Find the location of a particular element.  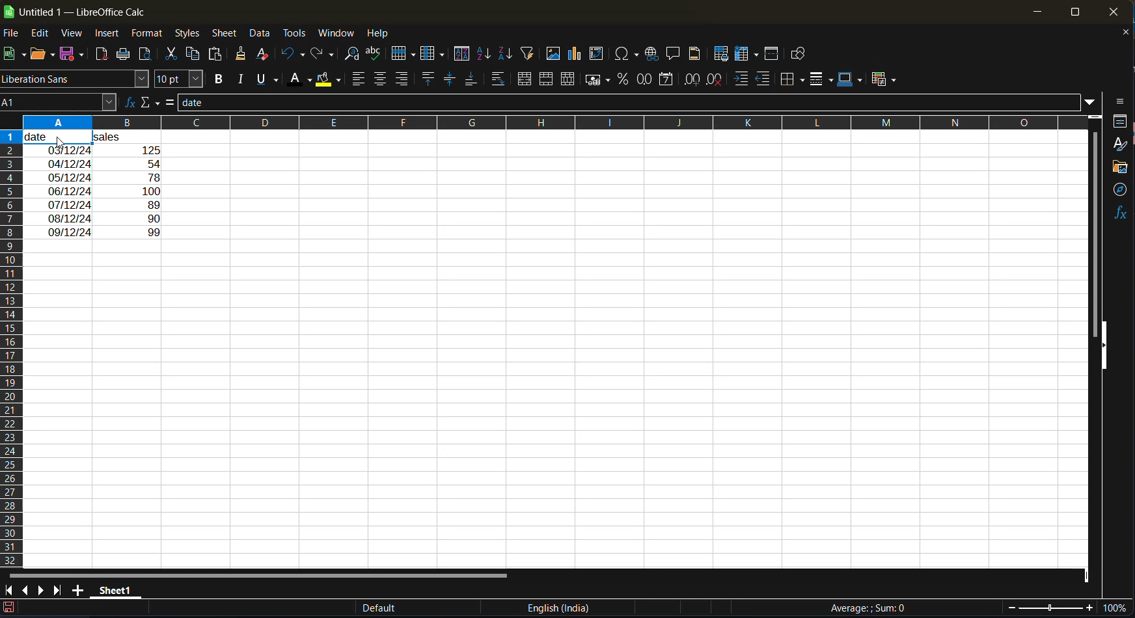

underline is located at coordinates (268, 80).